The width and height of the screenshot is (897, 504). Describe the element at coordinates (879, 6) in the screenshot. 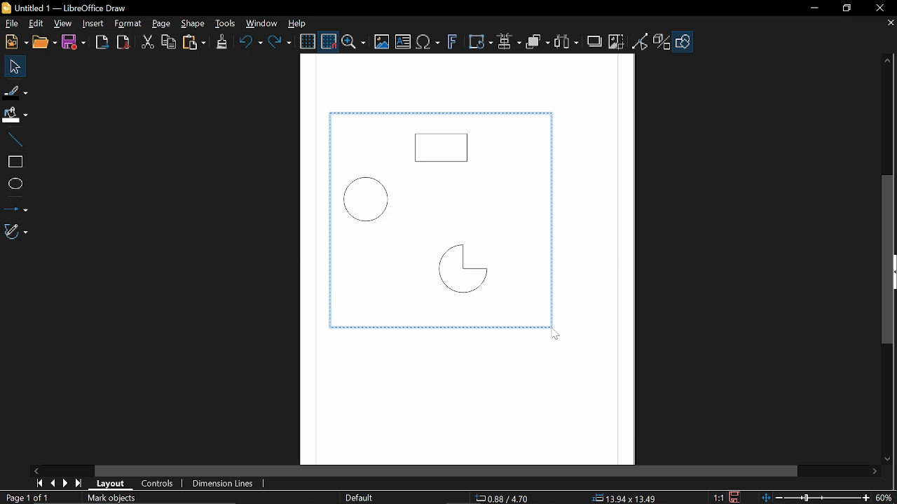

I see `Close window` at that location.